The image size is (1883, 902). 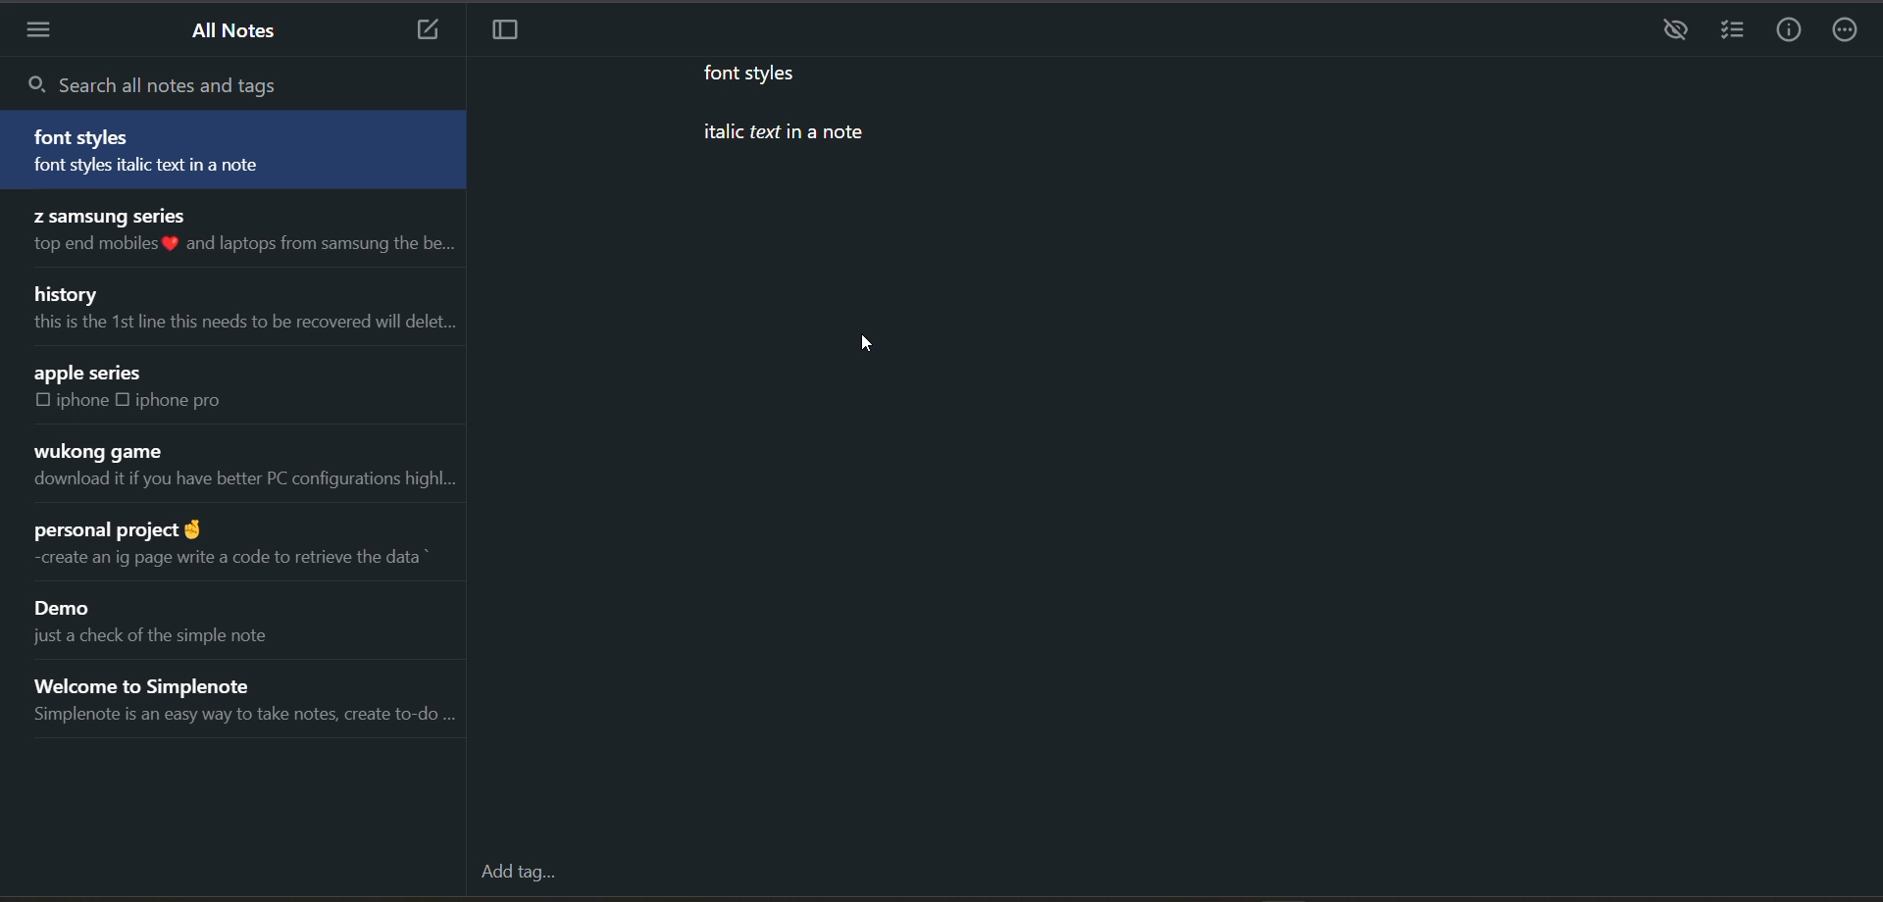 I want to click on toggle focus mode, so click(x=518, y=33).